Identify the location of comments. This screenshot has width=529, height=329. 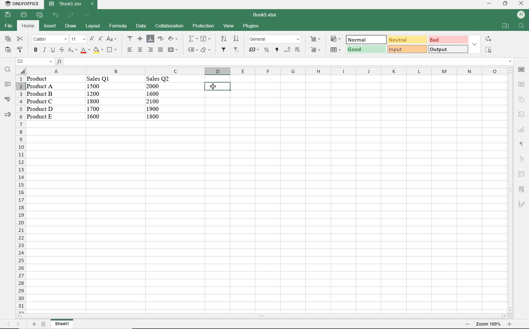
(7, 84).